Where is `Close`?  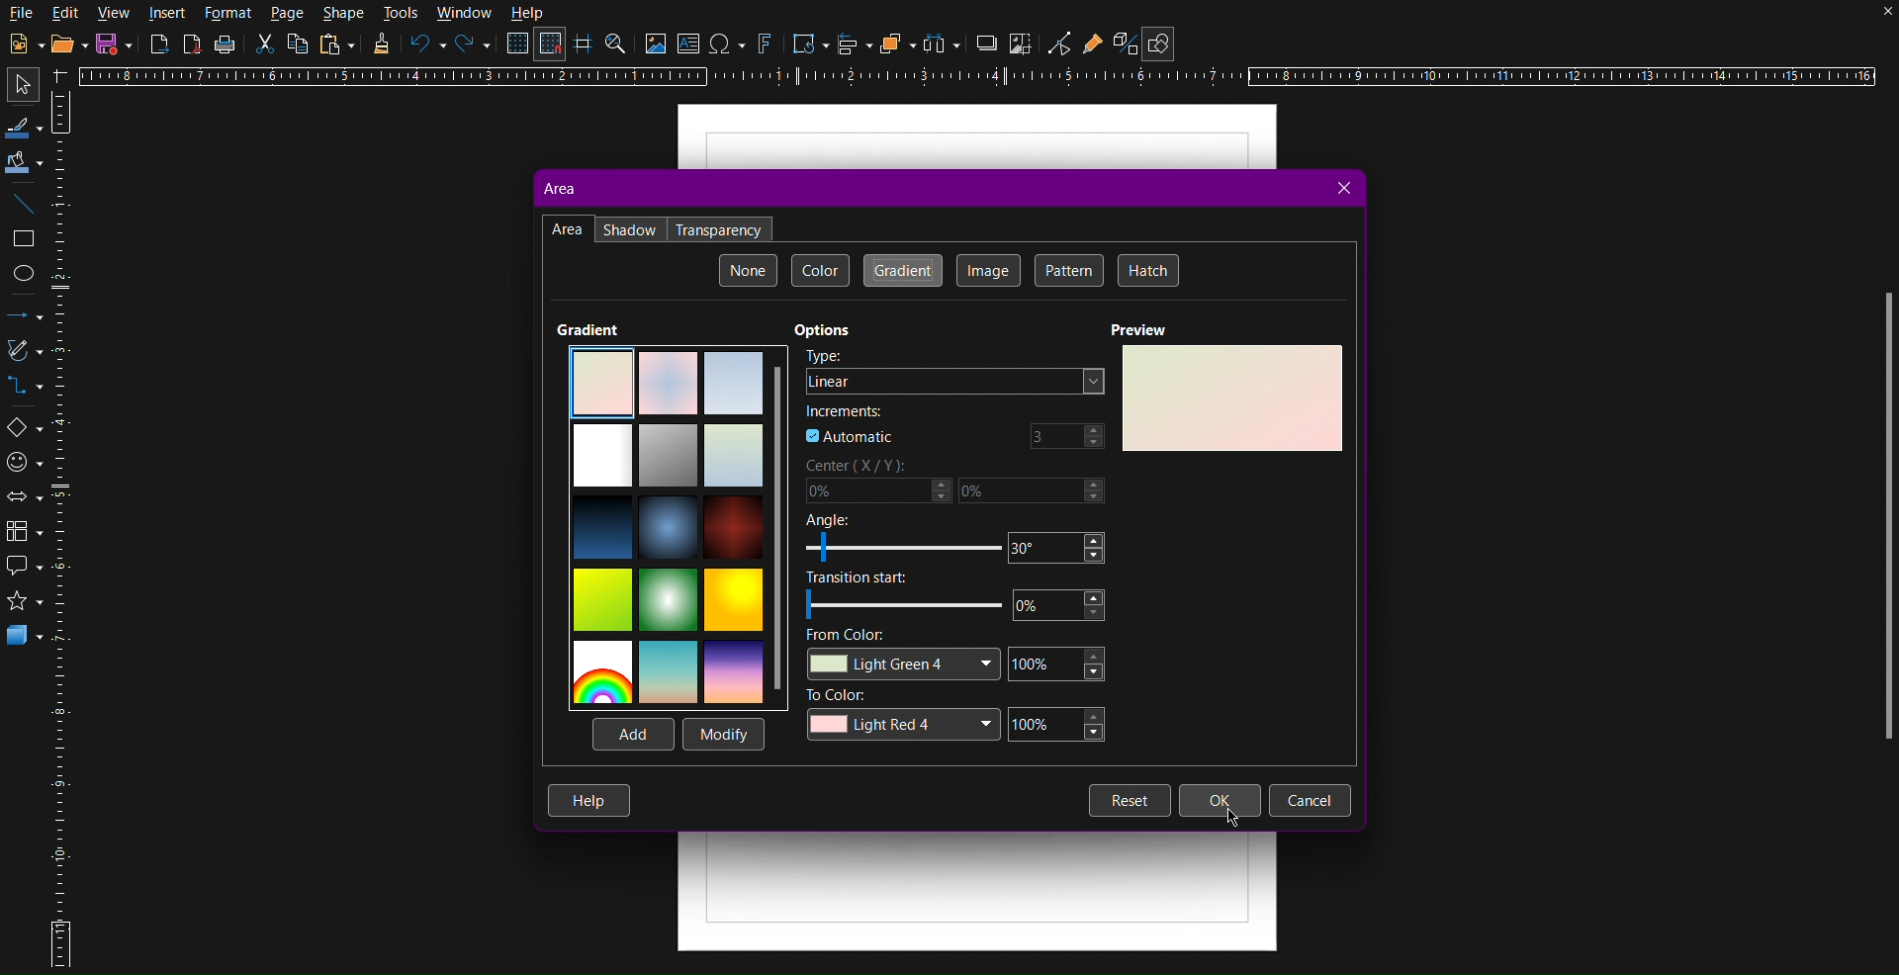
Close is located at coordinates (1341, 190).